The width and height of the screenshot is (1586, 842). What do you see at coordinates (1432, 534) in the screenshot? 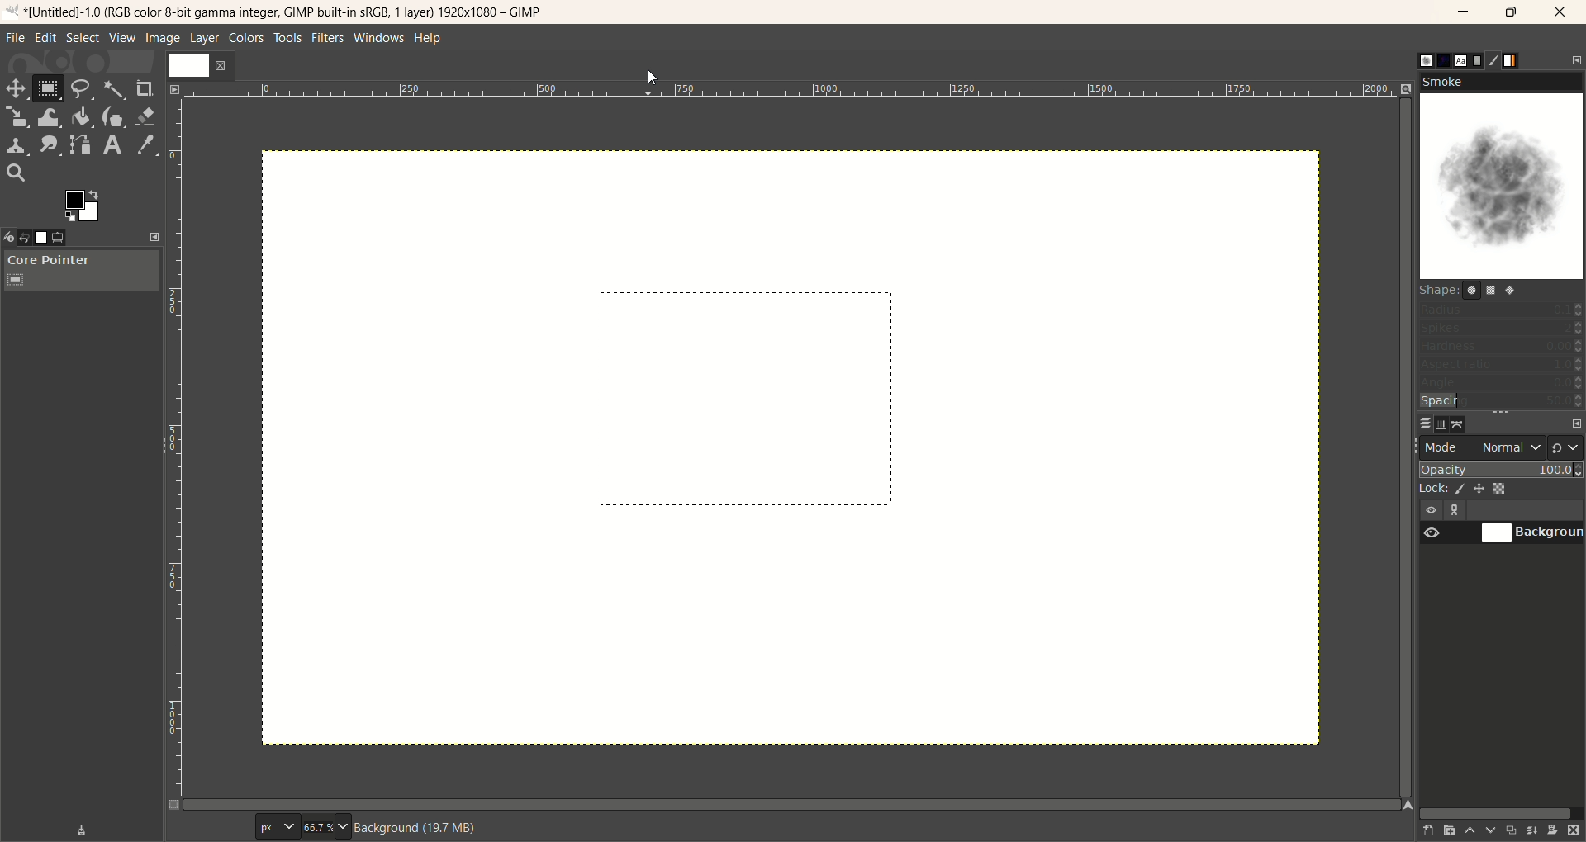
I see `visibility` at bounding box center [1432, 534].